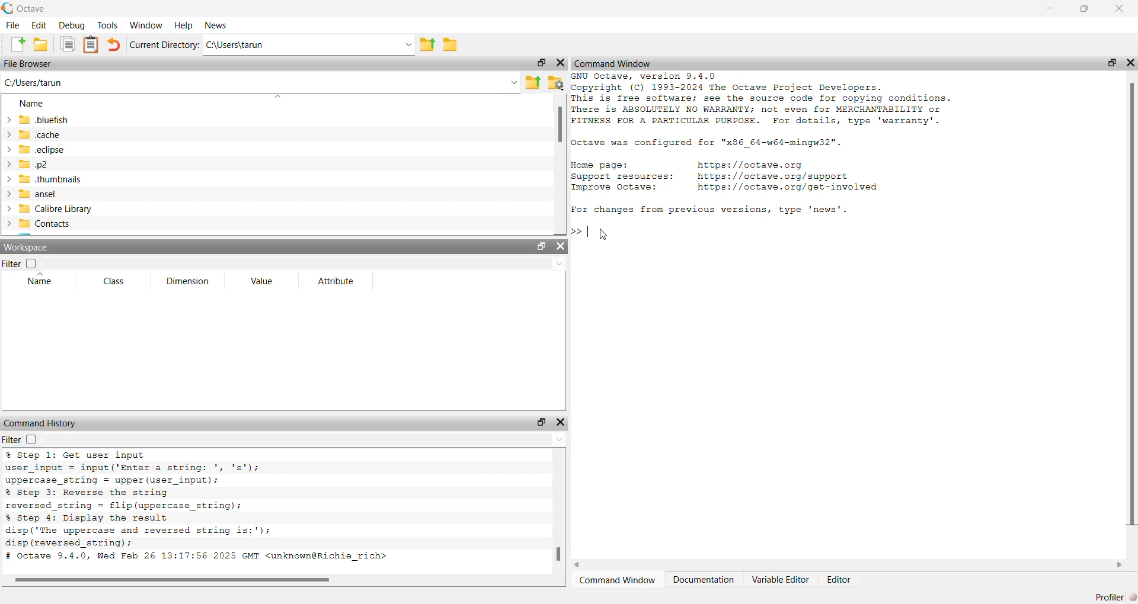  What do you see at coordinates (539, 62) in the screenshot?
I see `unlock widget` at bounding box center [539, 62].